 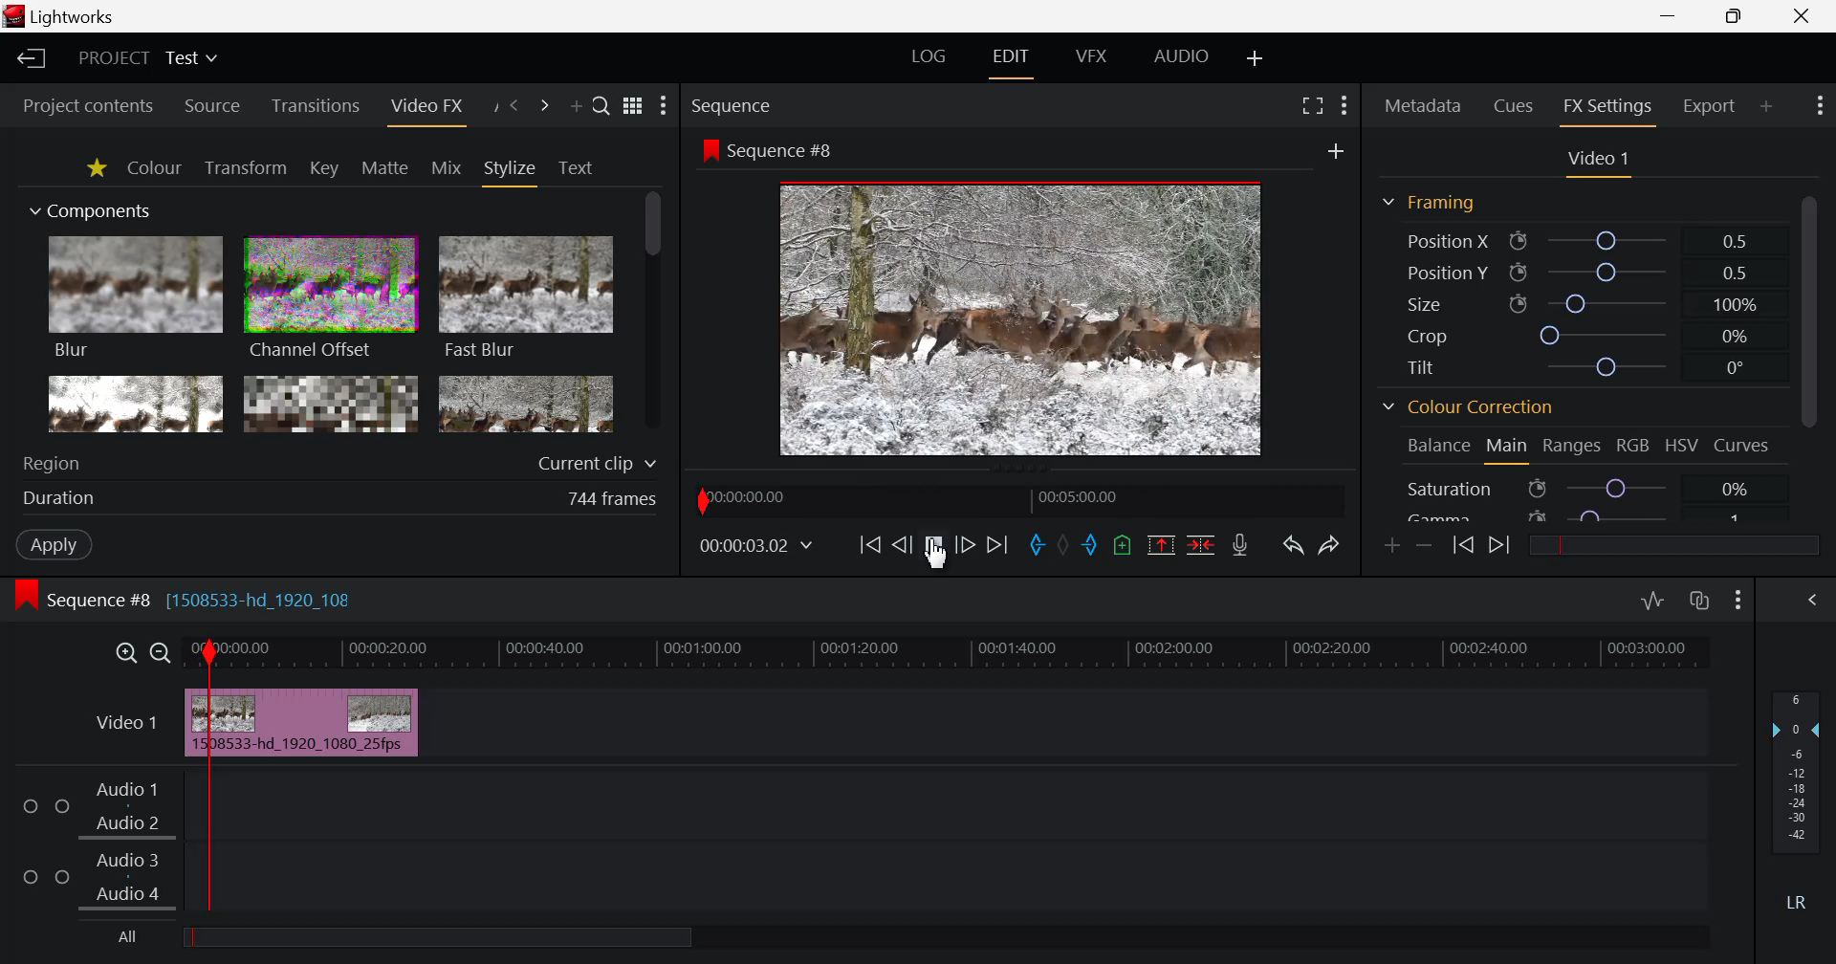 What do you see at coordinates (213, 105) in the screenshot?
I see `Source` at bounding box center [213, 105].